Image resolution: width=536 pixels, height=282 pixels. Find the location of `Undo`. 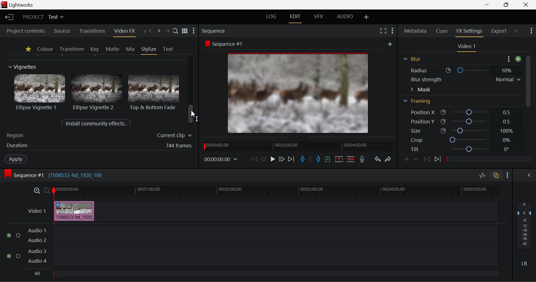

Undo is located at coordinates (377, 158).